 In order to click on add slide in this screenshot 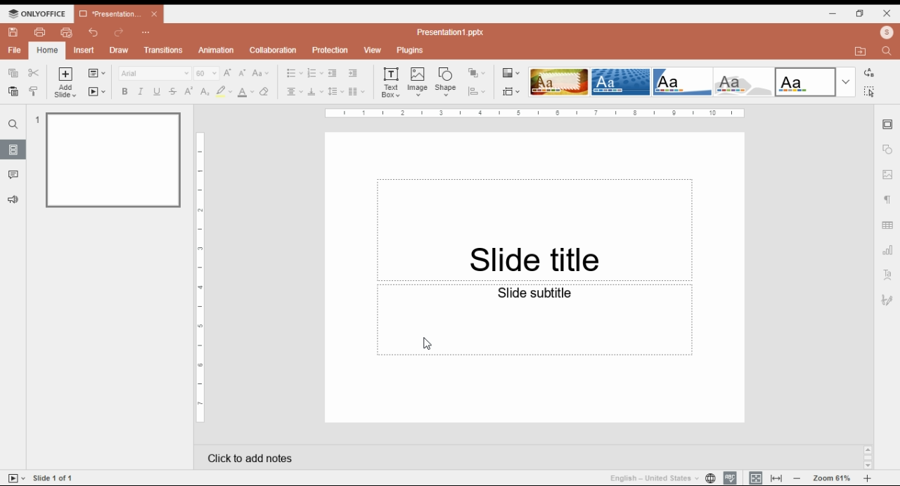, I will do `click(67, 83)`.